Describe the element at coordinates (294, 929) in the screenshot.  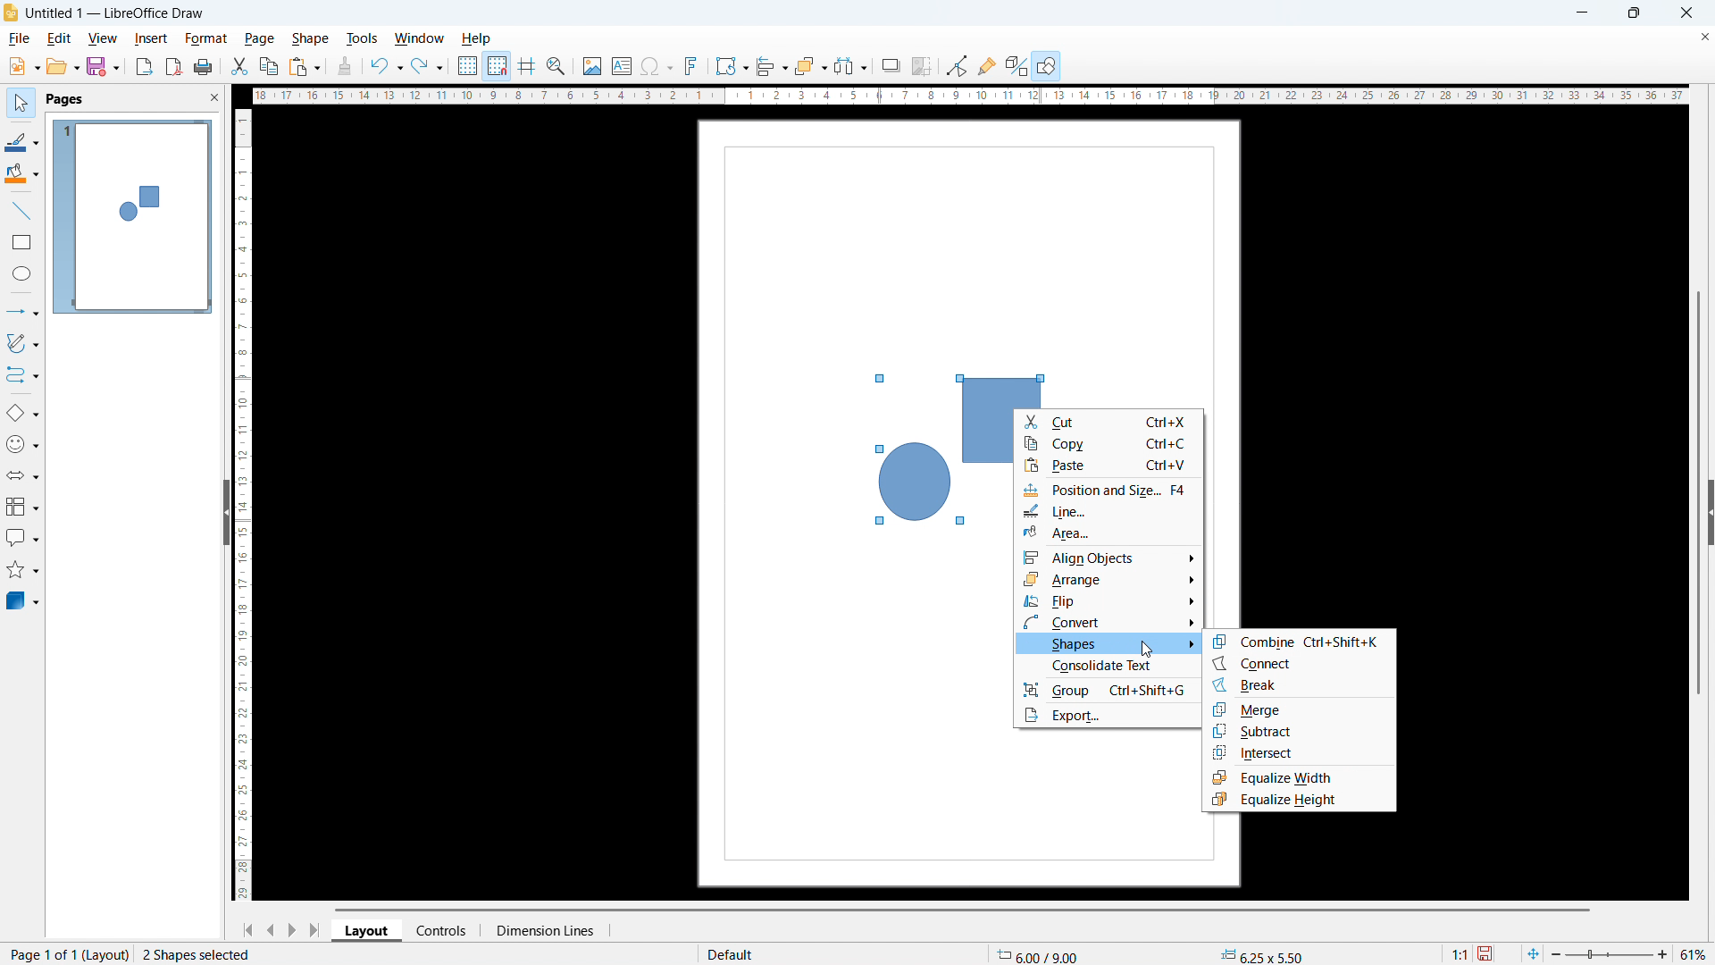
I see `next page` at that location.